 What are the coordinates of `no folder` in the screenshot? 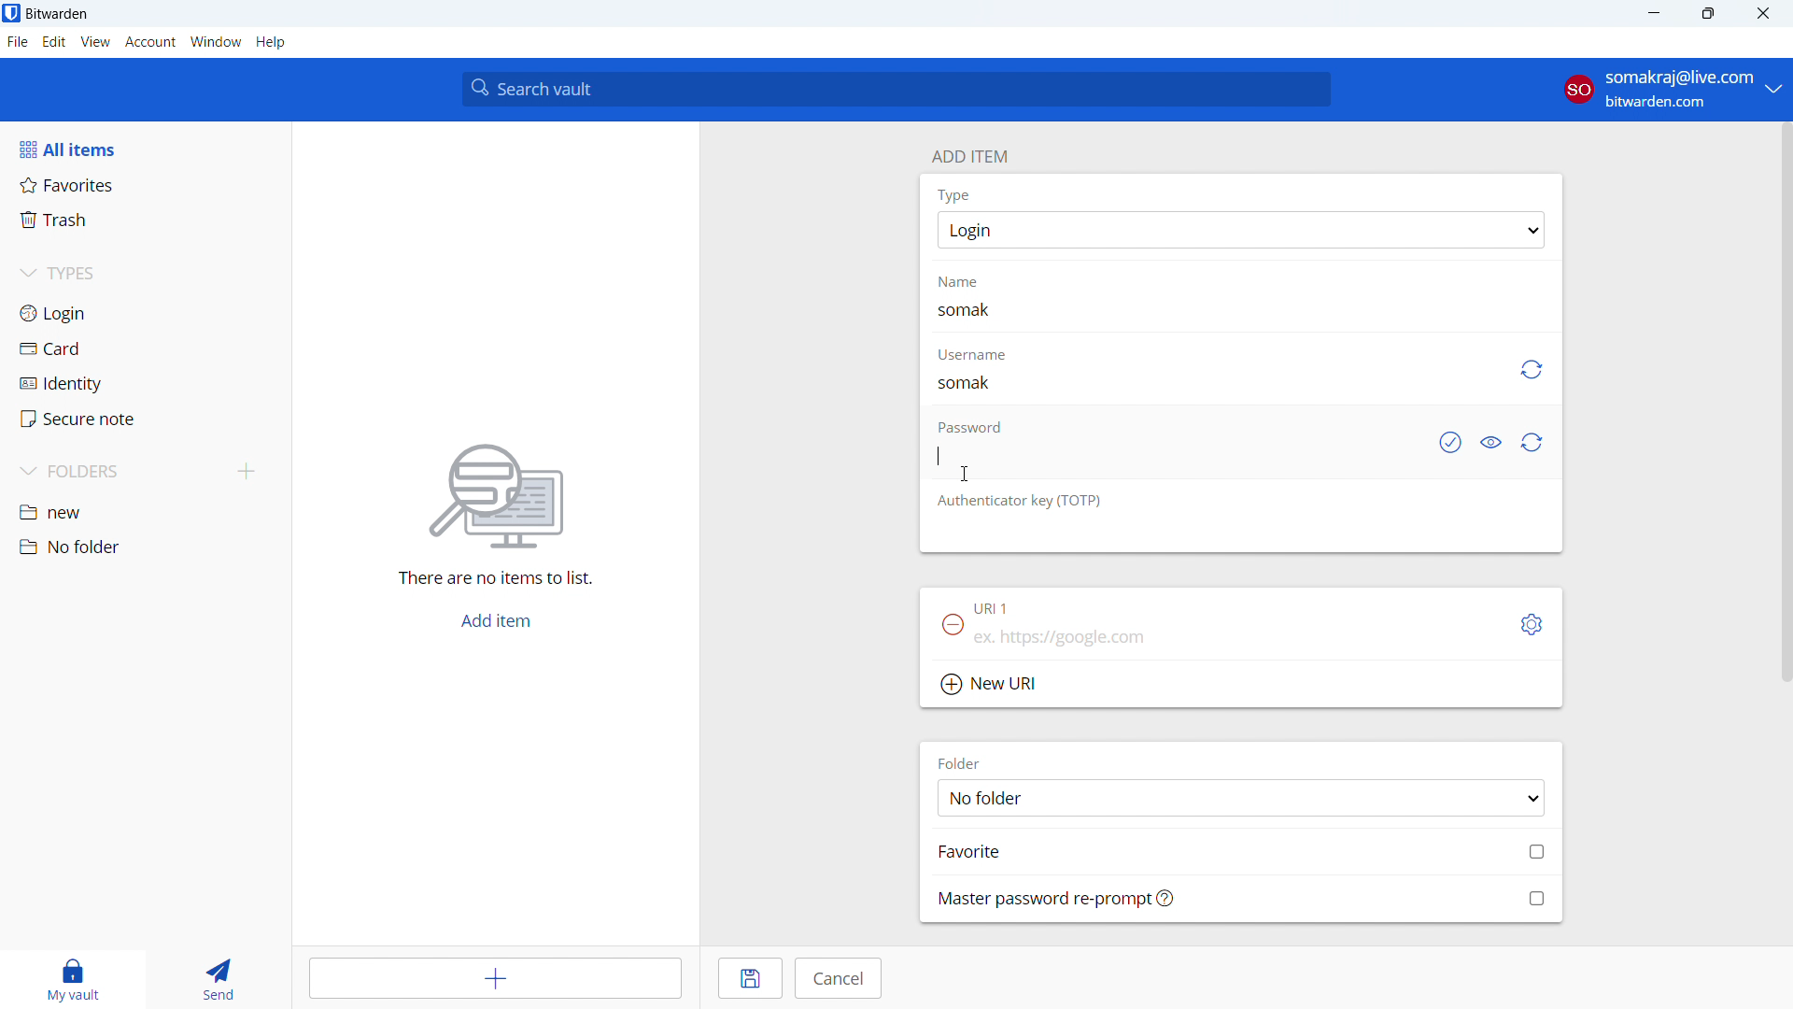 It's located at (143, 547).